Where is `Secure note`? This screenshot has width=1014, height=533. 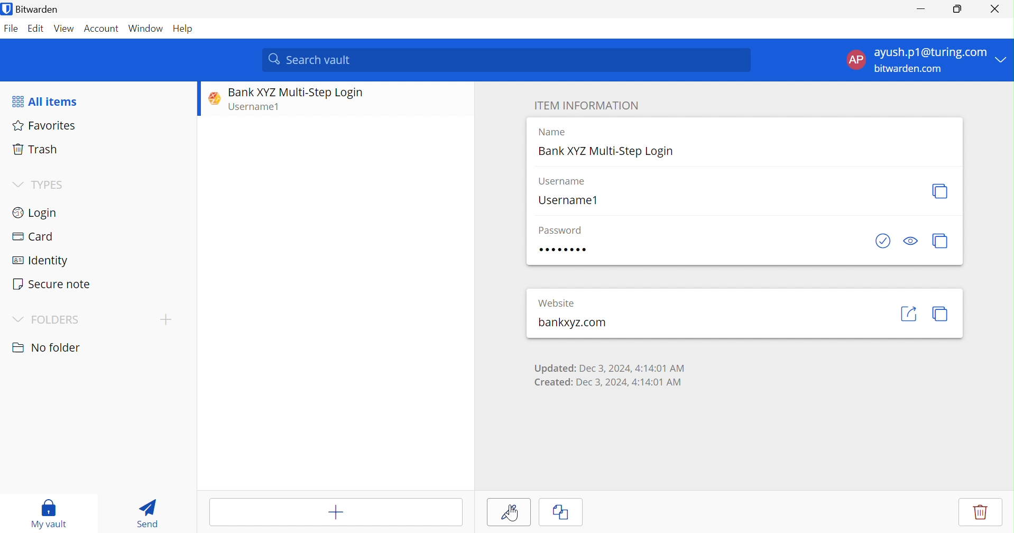 Secure note is located at coordinates (52, 284).